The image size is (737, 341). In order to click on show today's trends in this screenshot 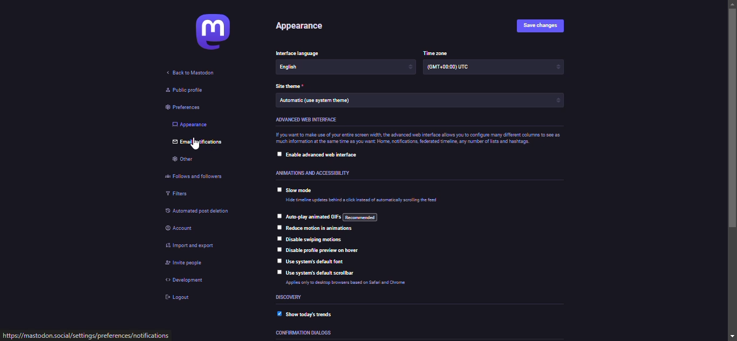, I will do `click(317, 314)`.